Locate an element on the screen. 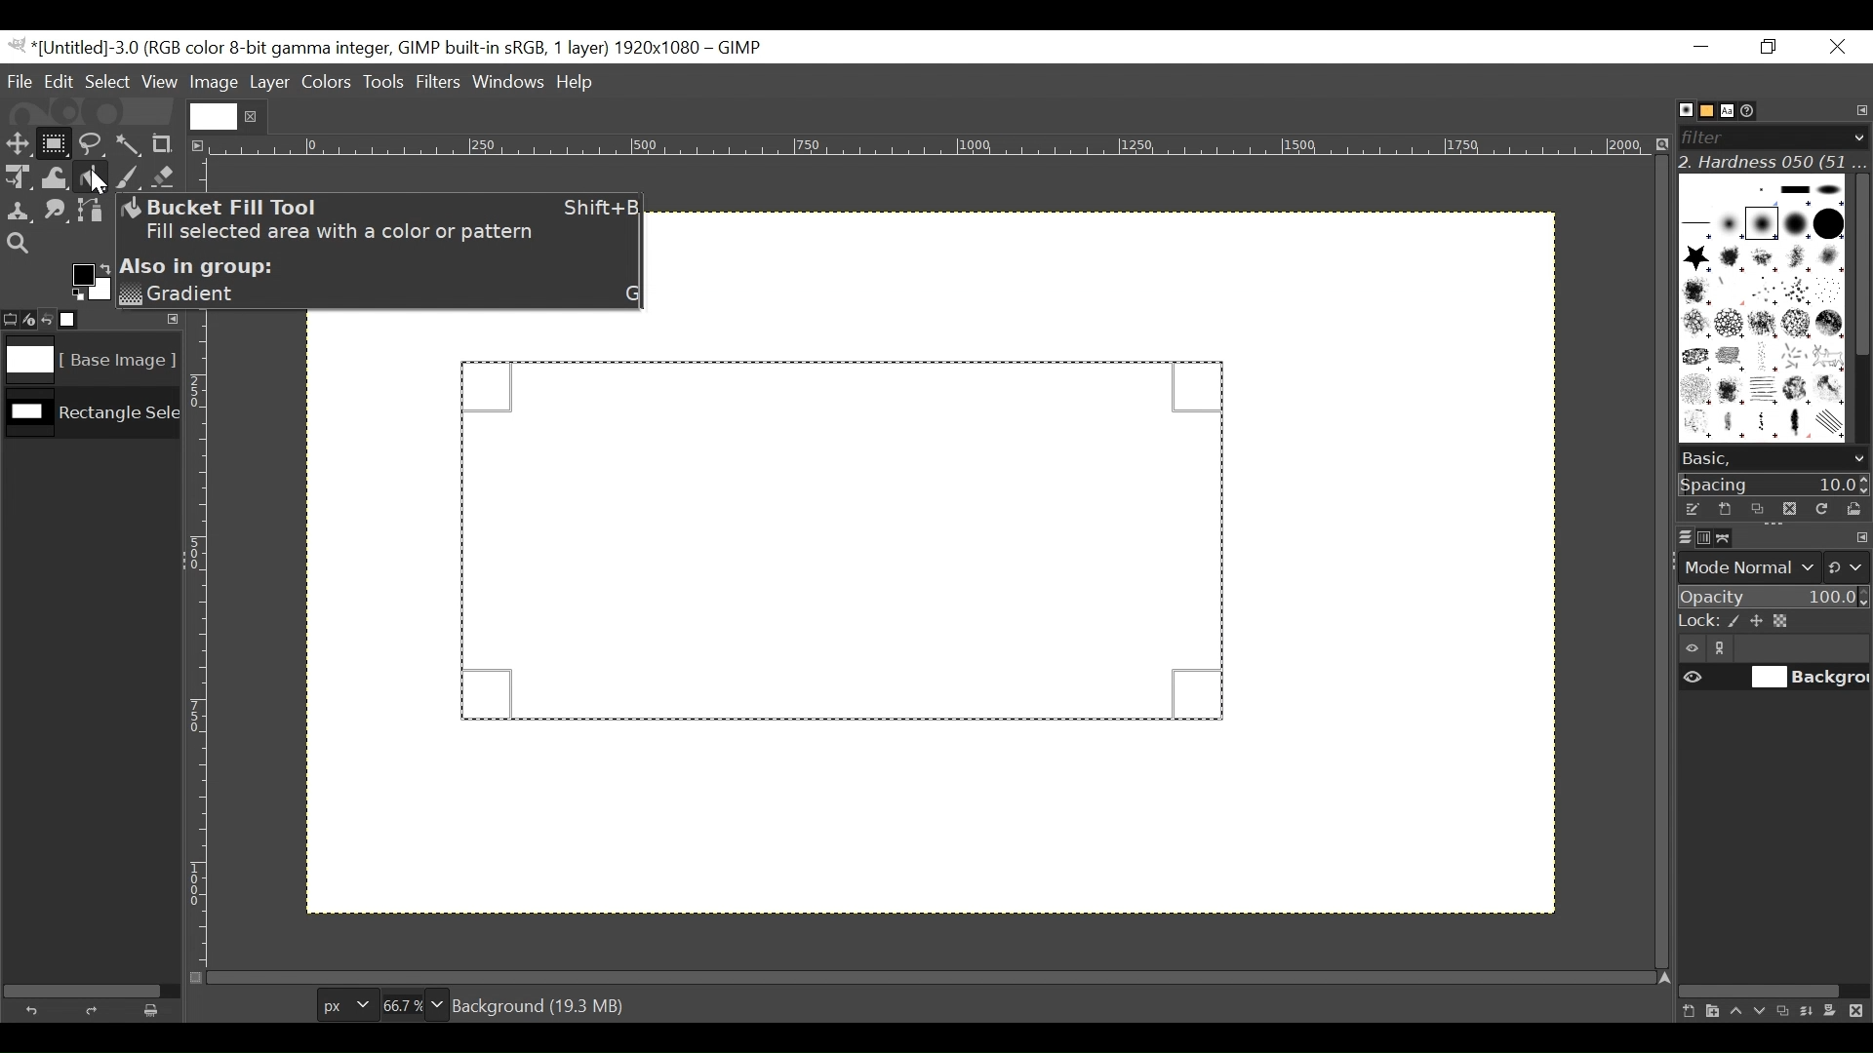 This screenshot has width=1873, height=1053. Select by color tool is located at coordinates (132, 142).